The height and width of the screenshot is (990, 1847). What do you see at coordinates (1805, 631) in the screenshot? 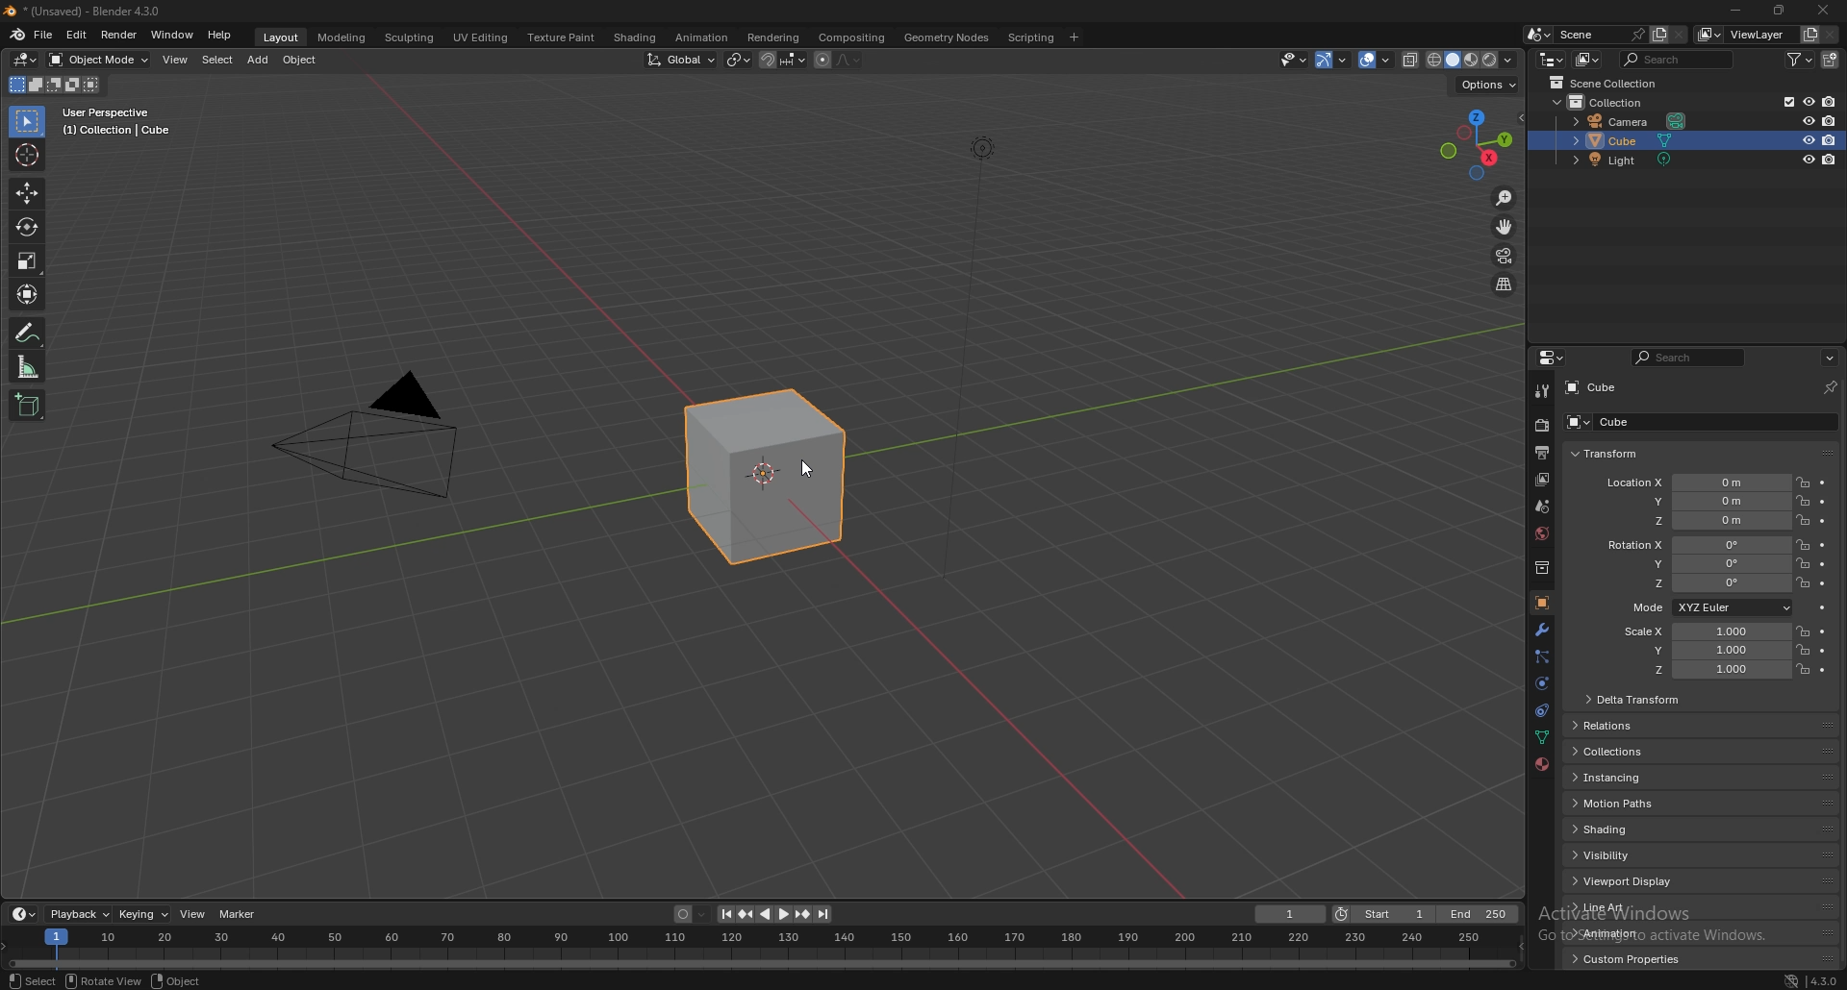
I see `lock location` at bounding box center [1805, 631].